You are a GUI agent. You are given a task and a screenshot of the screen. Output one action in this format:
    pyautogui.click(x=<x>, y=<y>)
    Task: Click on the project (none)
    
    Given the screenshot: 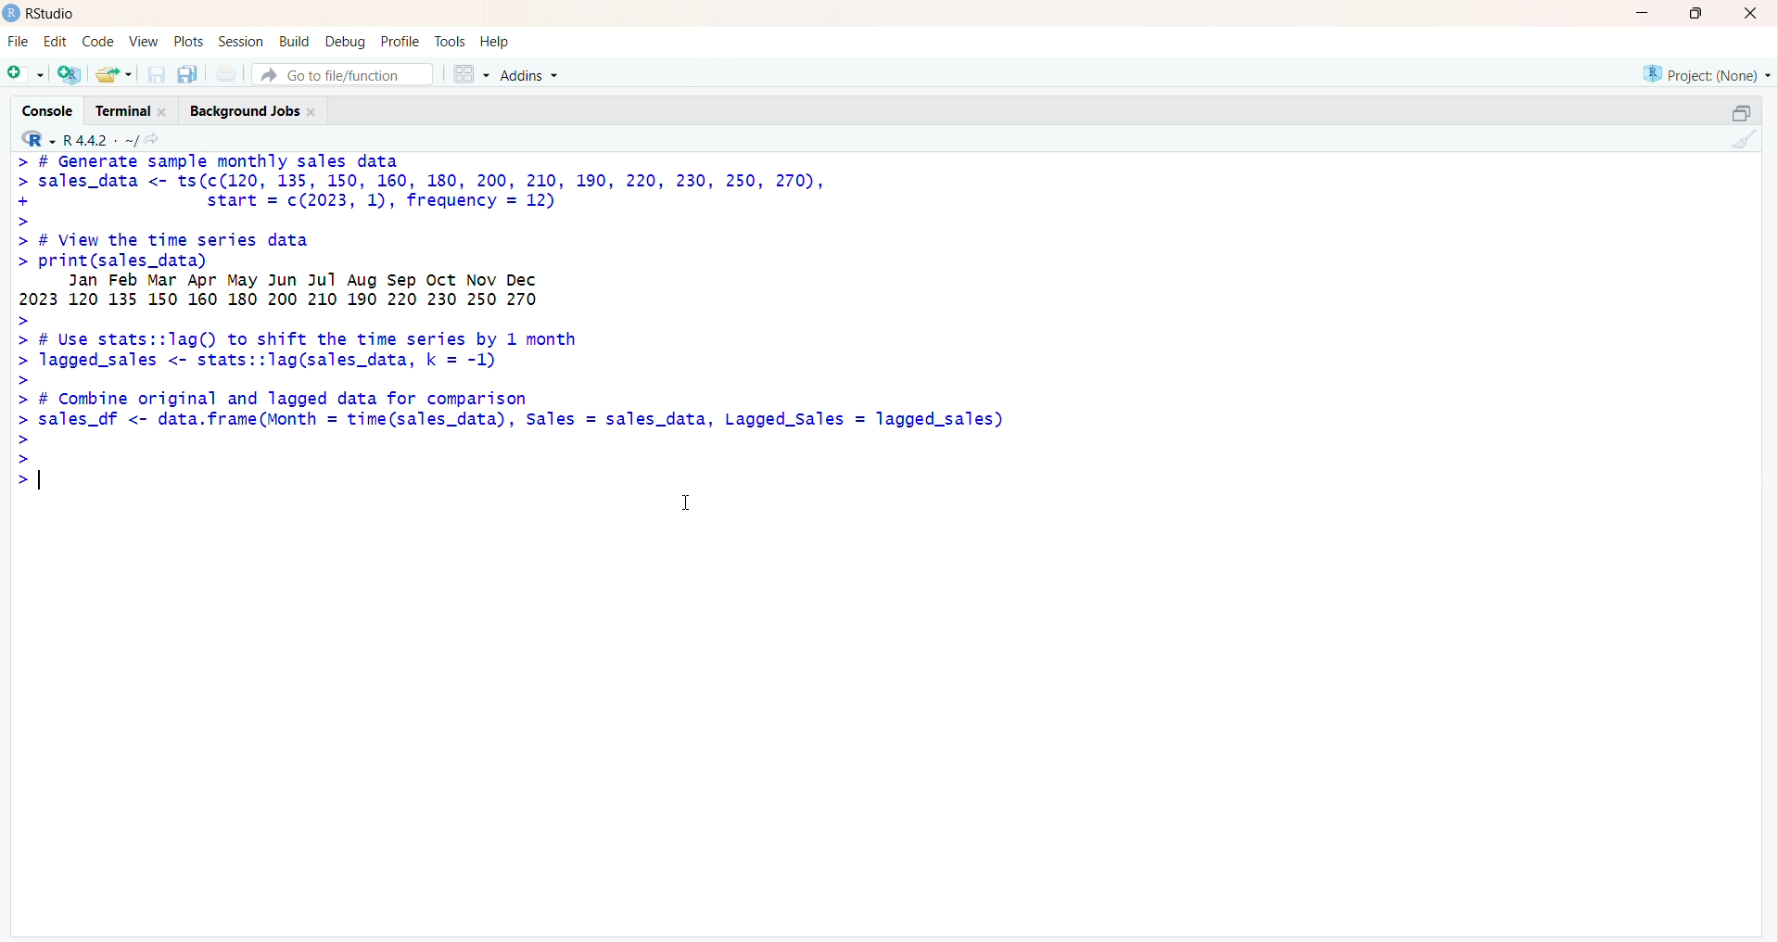 What is the action you would take?
    pyautogui.click(x=1704, y=72)
    